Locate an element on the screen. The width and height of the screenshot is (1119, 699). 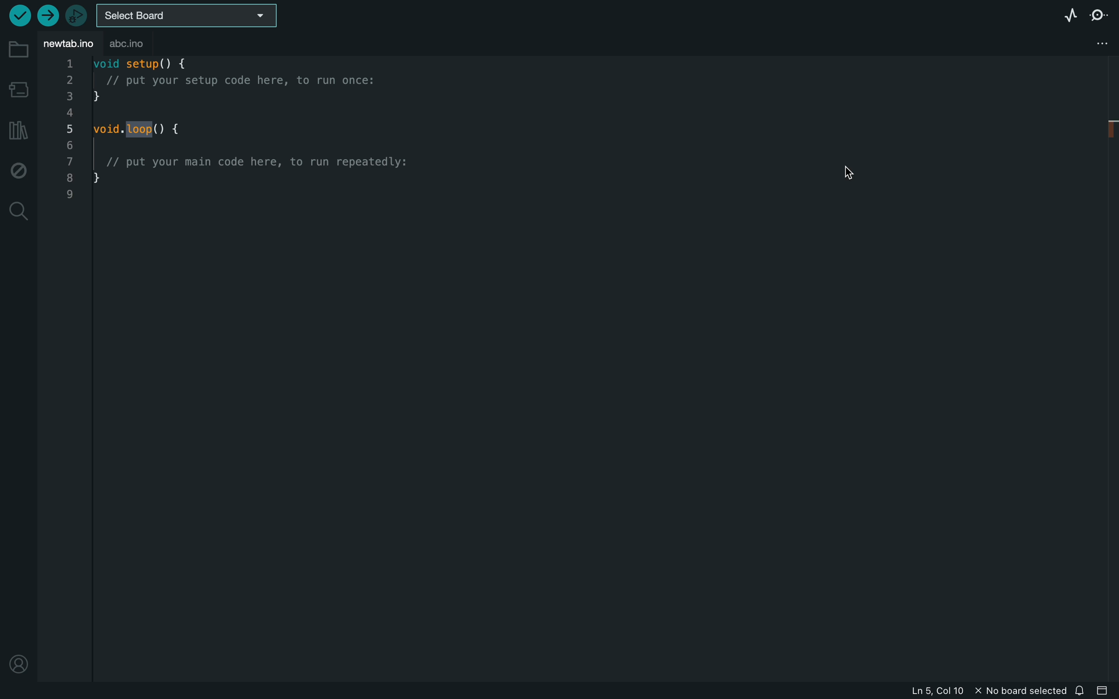
cursor is located at coordinates (848, 170).